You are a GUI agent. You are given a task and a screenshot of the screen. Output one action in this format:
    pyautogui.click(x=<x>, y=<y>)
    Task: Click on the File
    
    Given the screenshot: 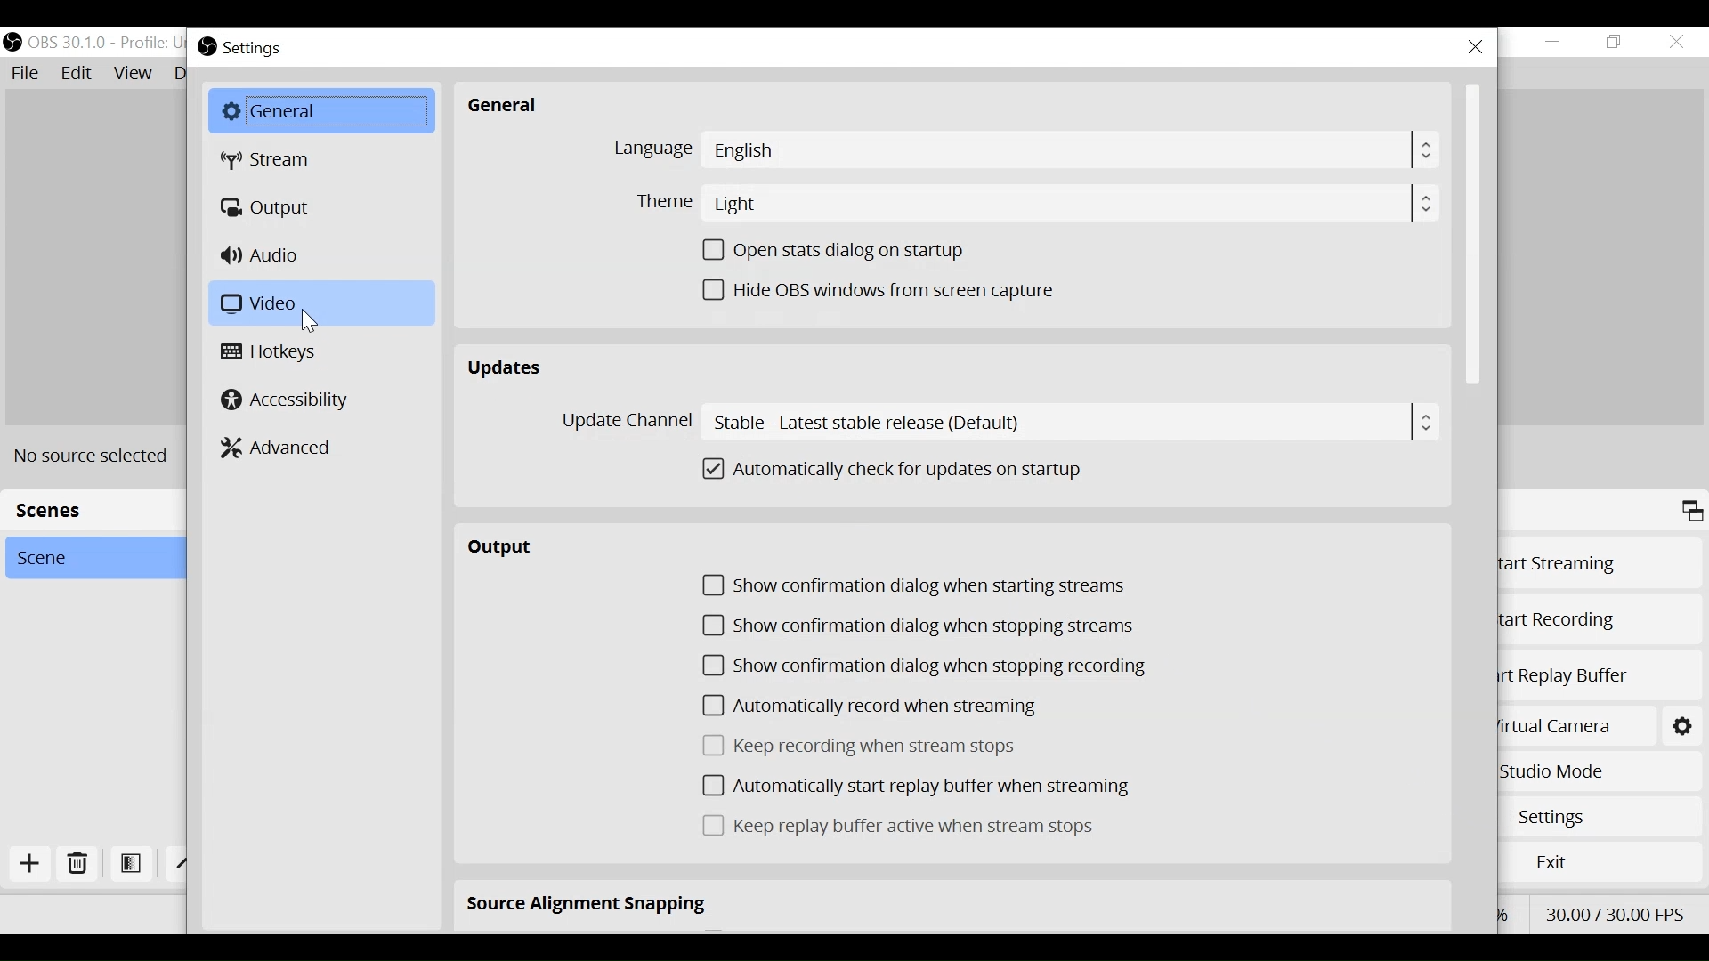 What is the action you would take?
    pyautogui.click(x=28, y=74)
    